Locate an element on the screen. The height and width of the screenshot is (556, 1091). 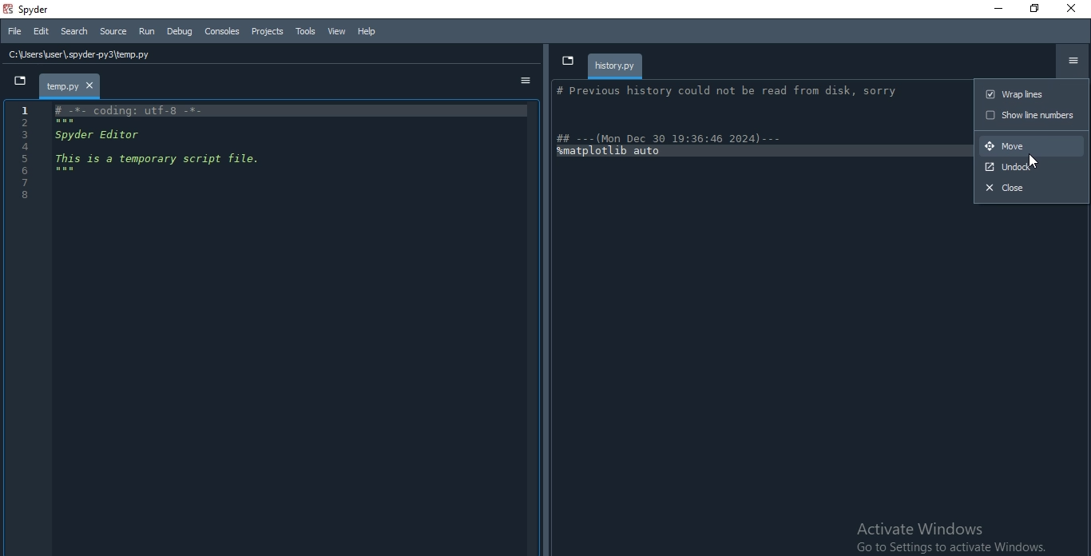
file history is located at coordinates (136, 53).